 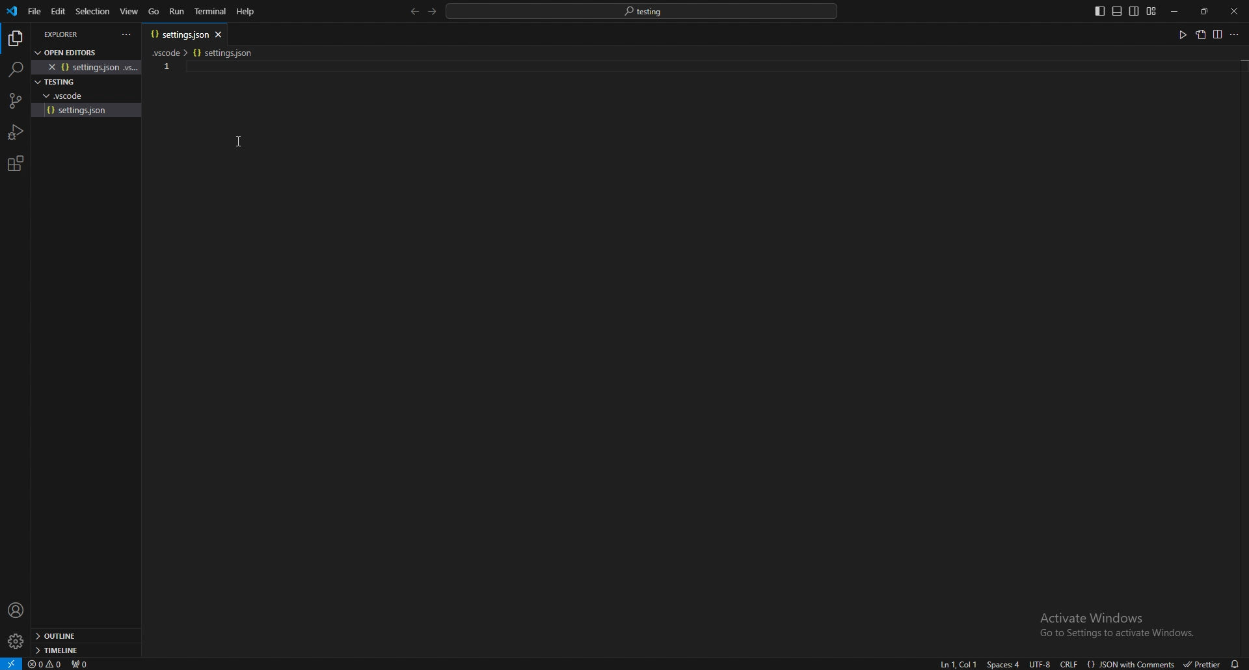 What do you see at coordinates (154, 12) in the screenshot?
I see `go` at bounding box center [154, 12].